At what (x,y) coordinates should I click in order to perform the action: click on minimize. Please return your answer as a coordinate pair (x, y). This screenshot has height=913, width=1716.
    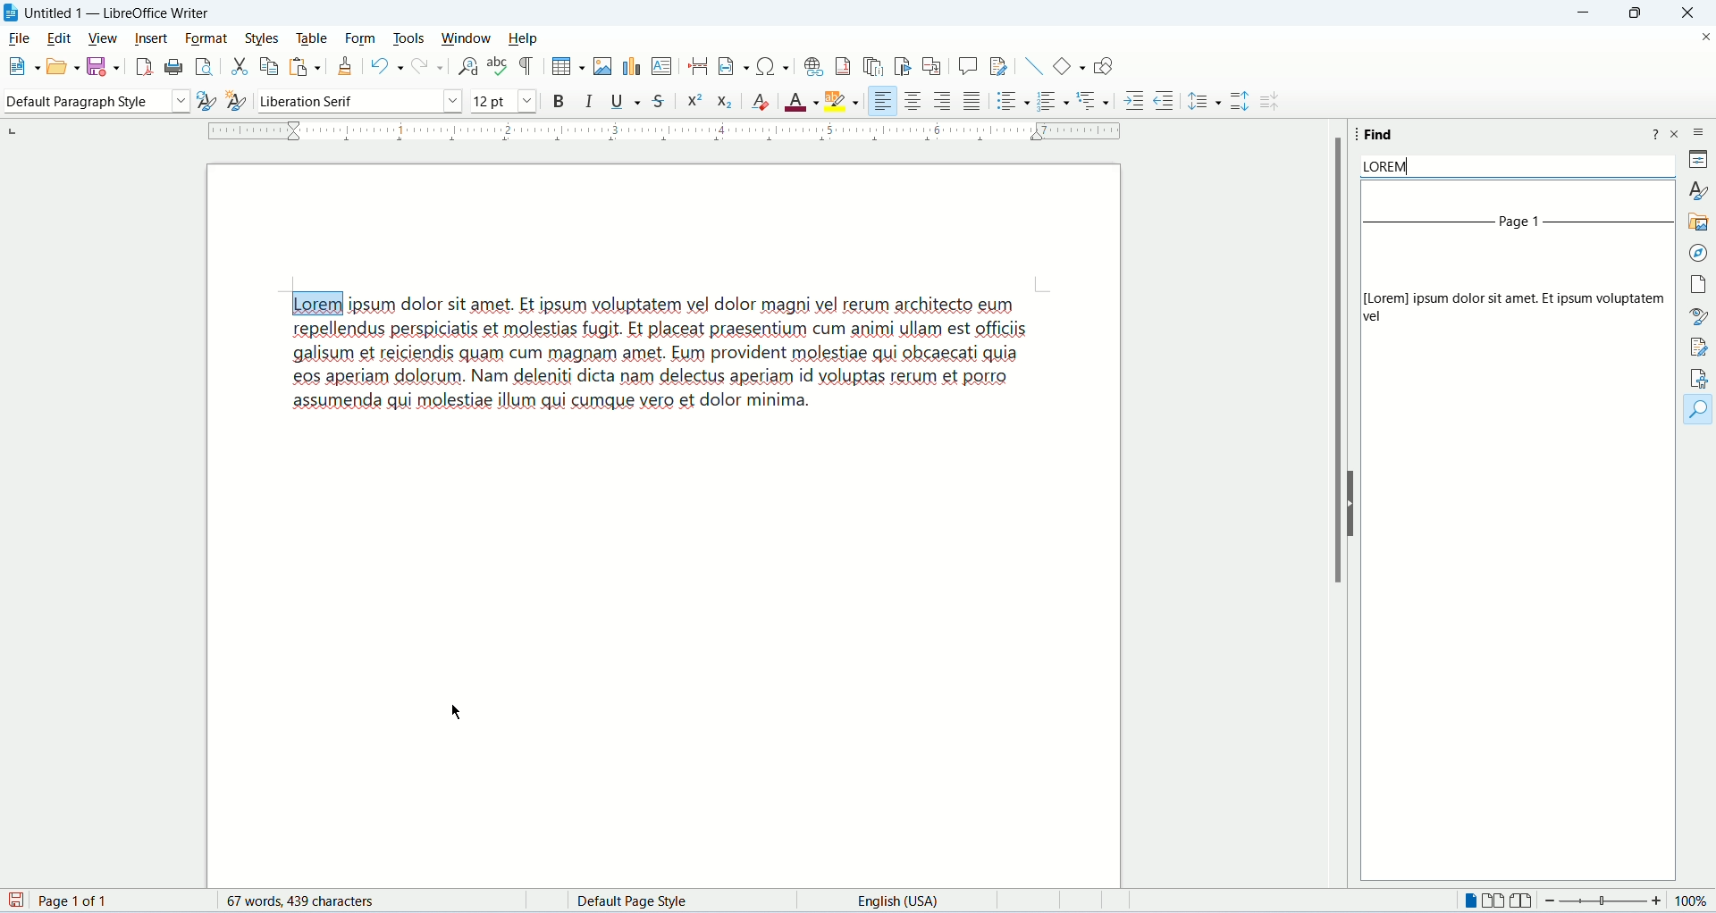
    Looking at the image, I should click on (1585, 13).